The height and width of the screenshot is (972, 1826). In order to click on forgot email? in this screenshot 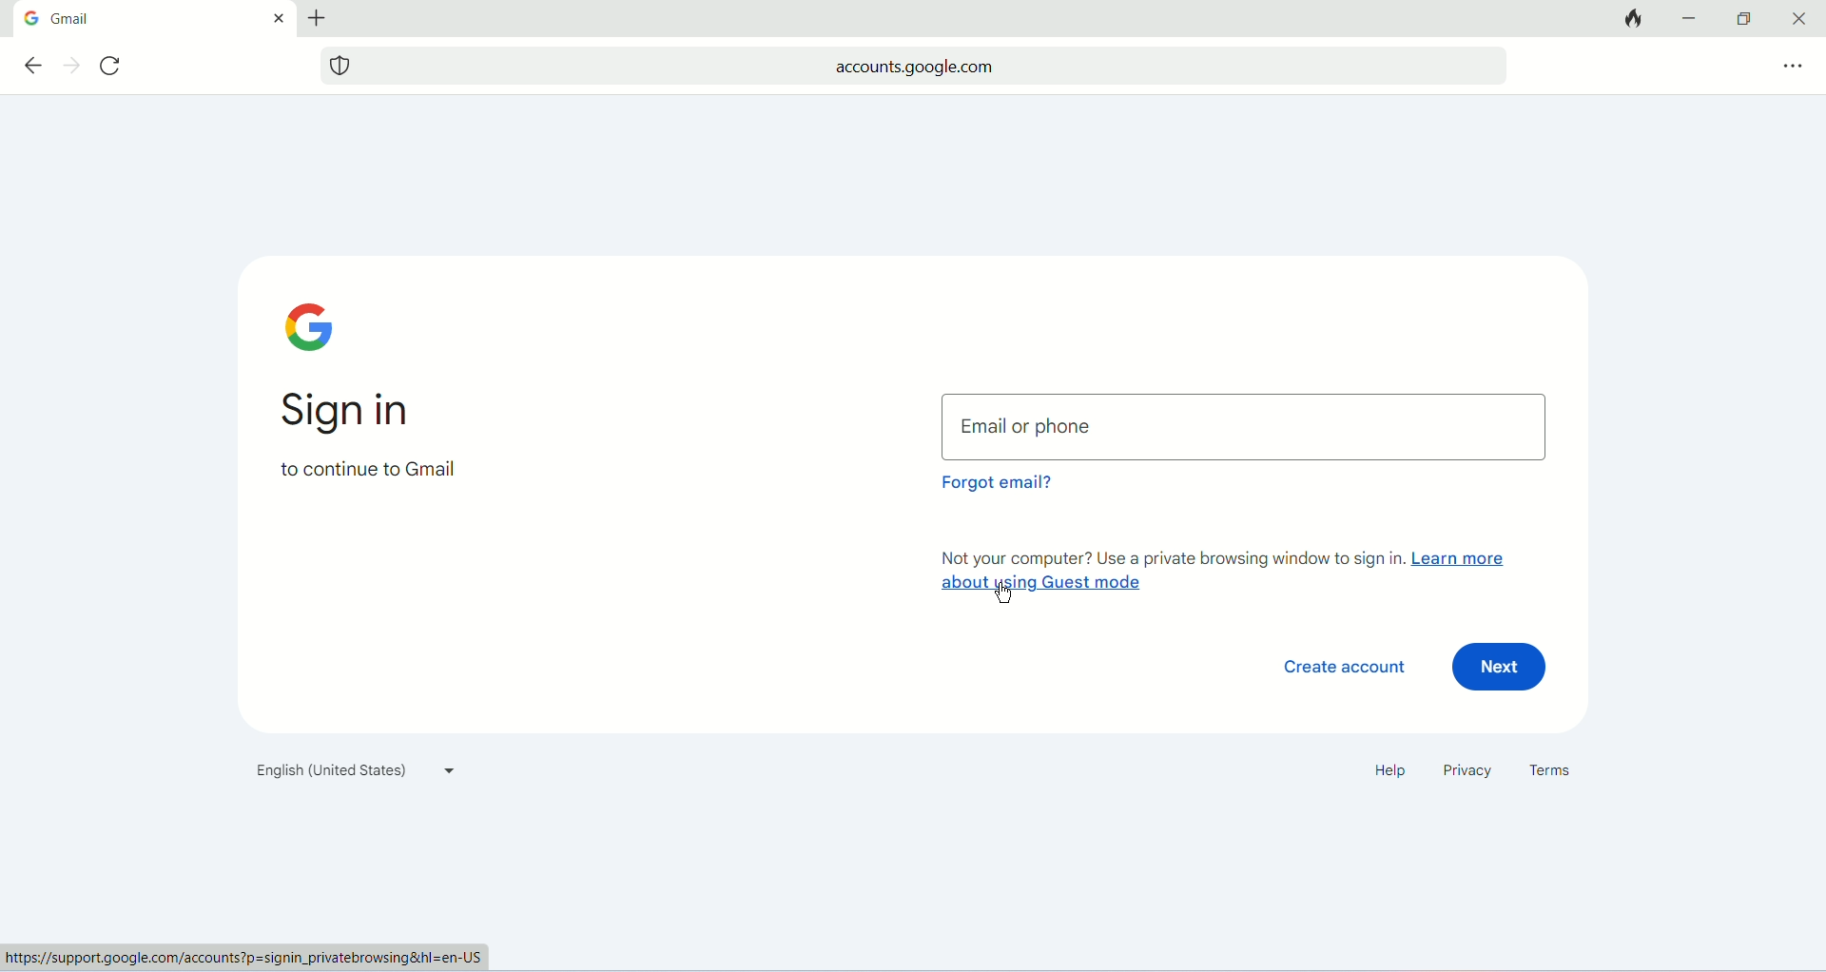, I will do `click(995, 488)`.